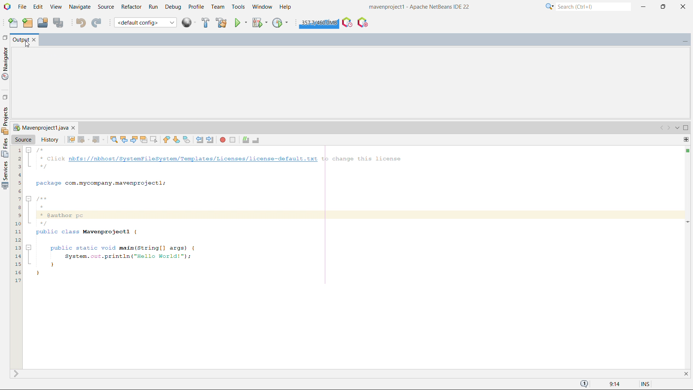  Describe the element at coordinates (153, 7) in the screenshot. I see `run` at that location.